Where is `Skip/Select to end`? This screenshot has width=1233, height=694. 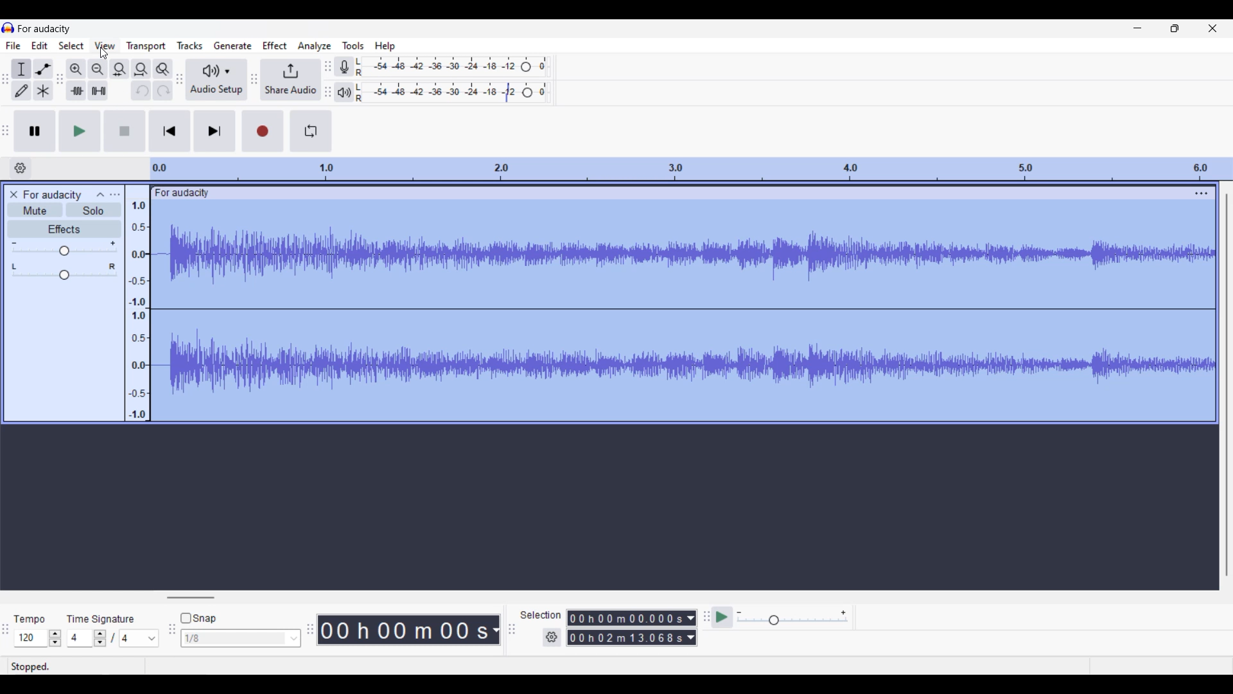
Skip/Select to end is located at coordinates (214, 132).